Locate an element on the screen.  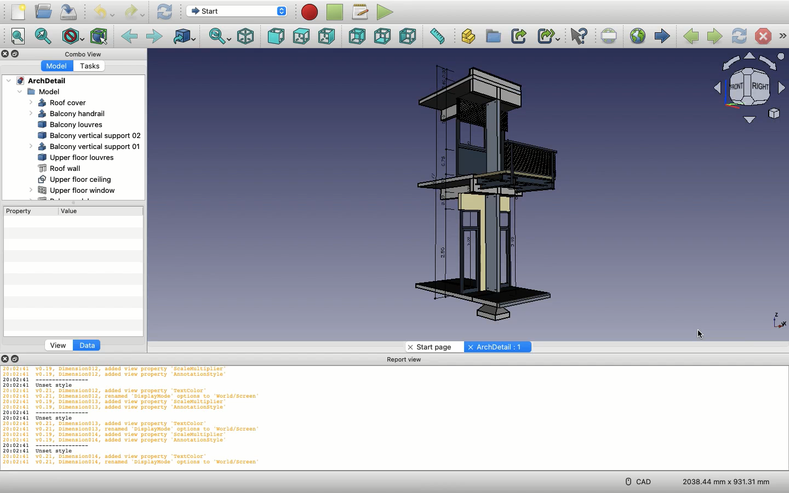
Navigation styles is located at coordinates (750, 91).